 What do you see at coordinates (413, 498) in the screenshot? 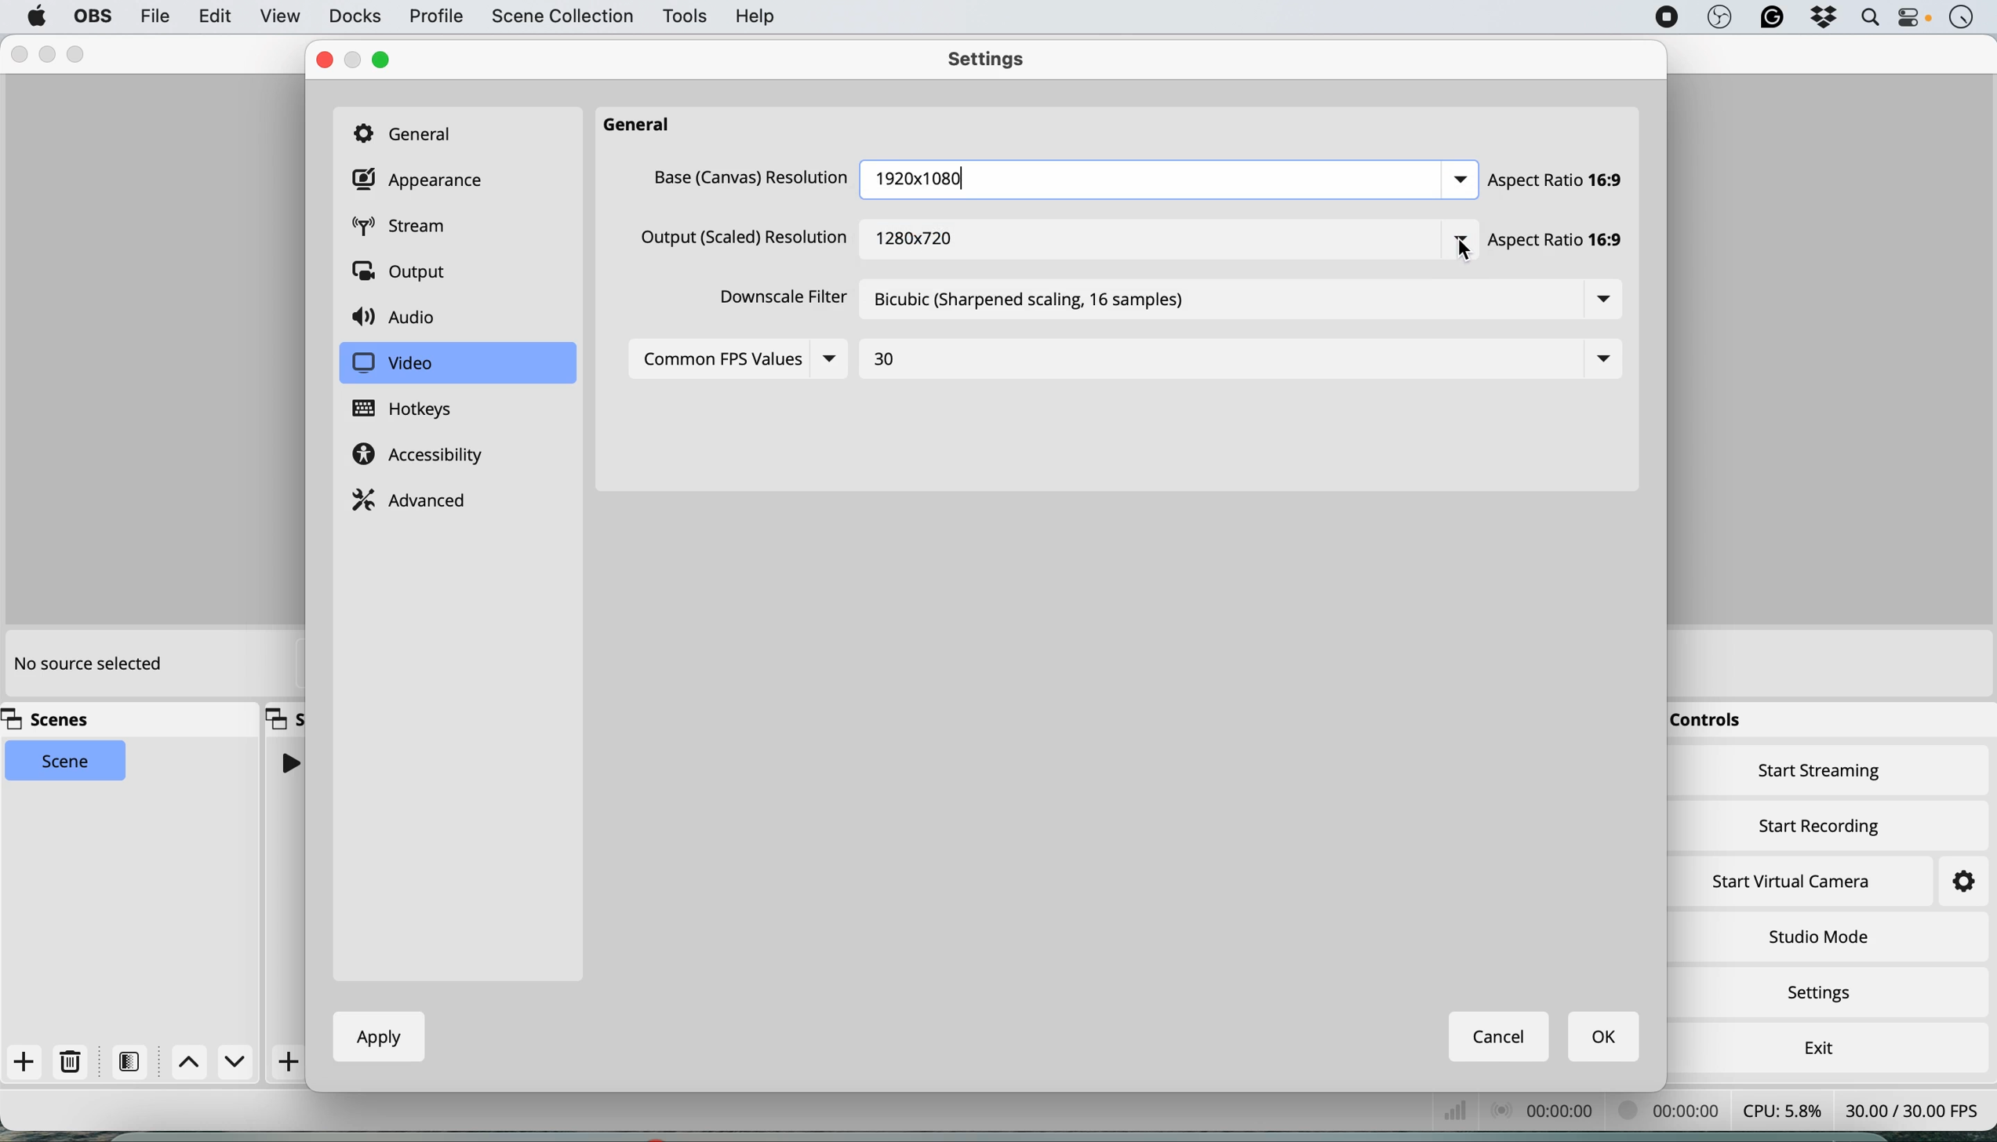
I see `advanced` at bounding box center [413, 498].